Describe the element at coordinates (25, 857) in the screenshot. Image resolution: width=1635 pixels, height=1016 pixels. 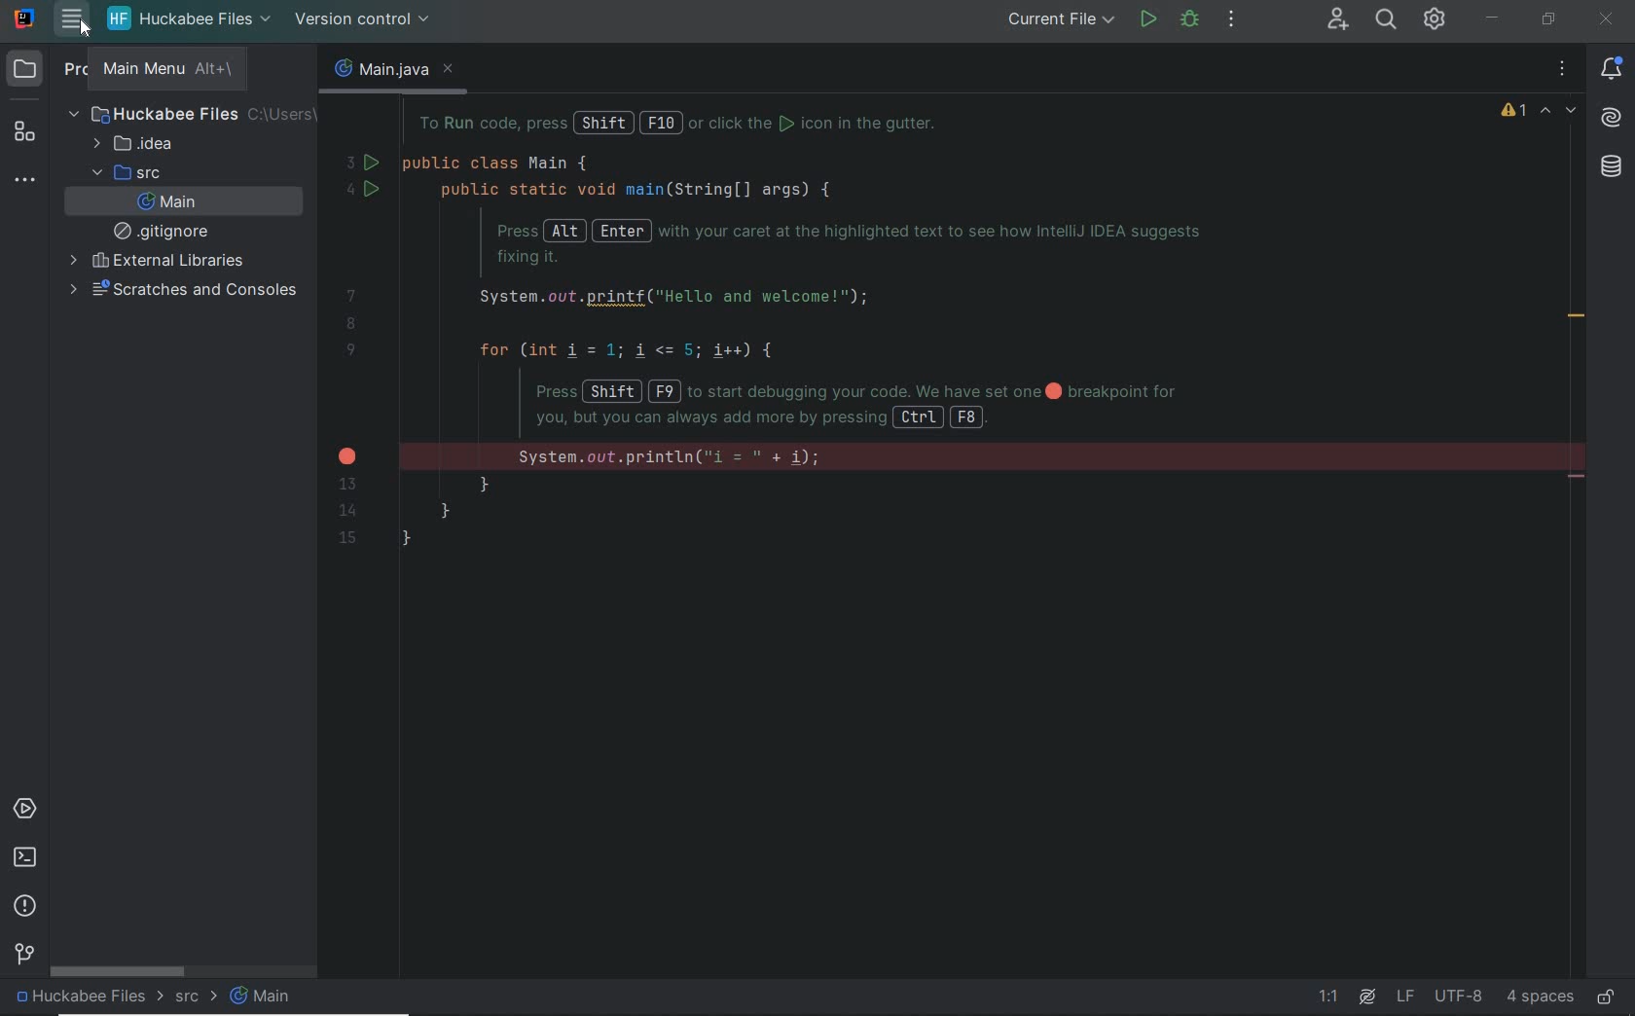
I see `terminal` at that location.